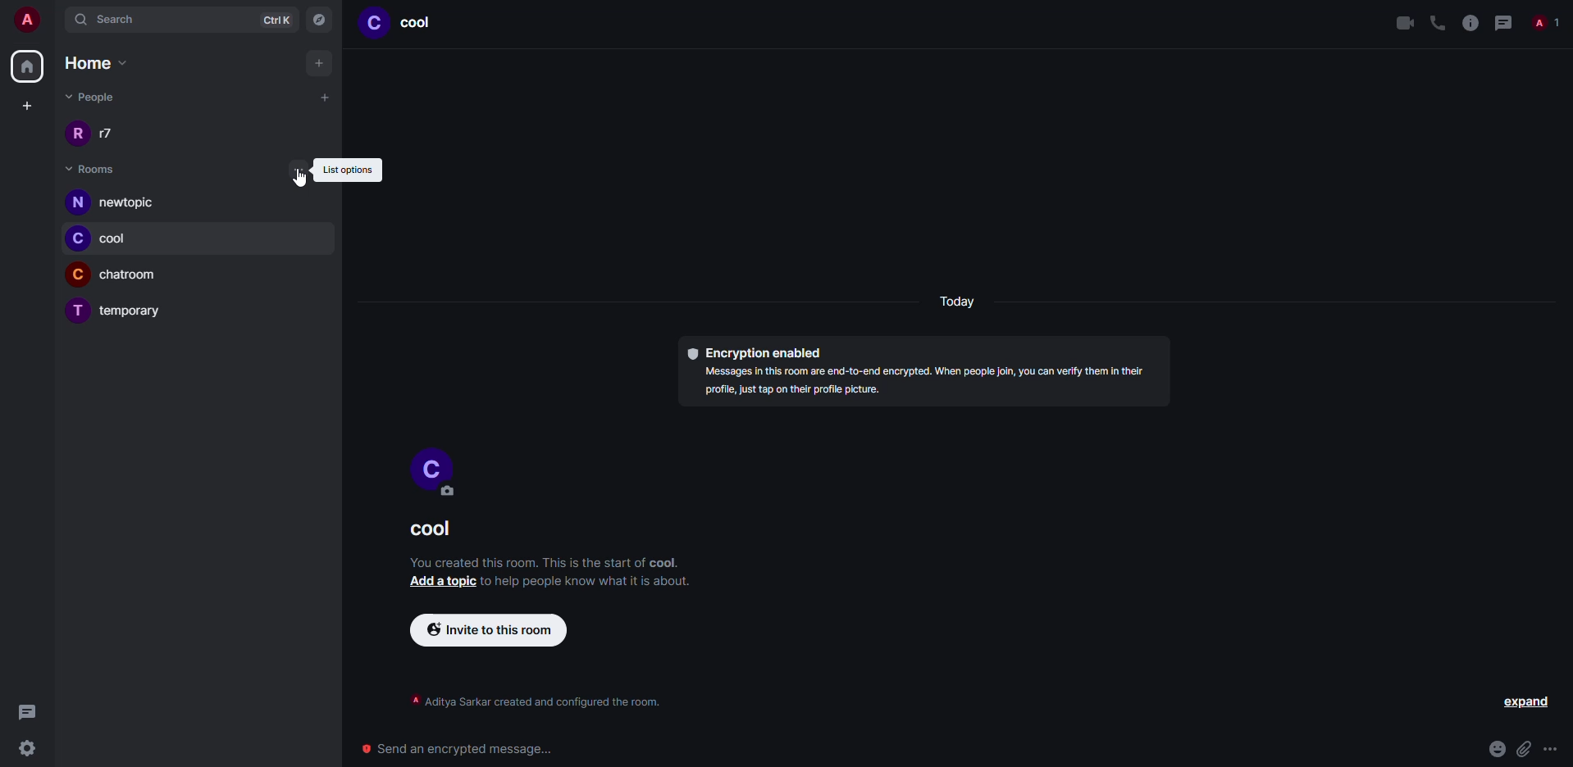  Describe the element at coordinates (300, 181) in the screenshot. I see `cursor` at that location.